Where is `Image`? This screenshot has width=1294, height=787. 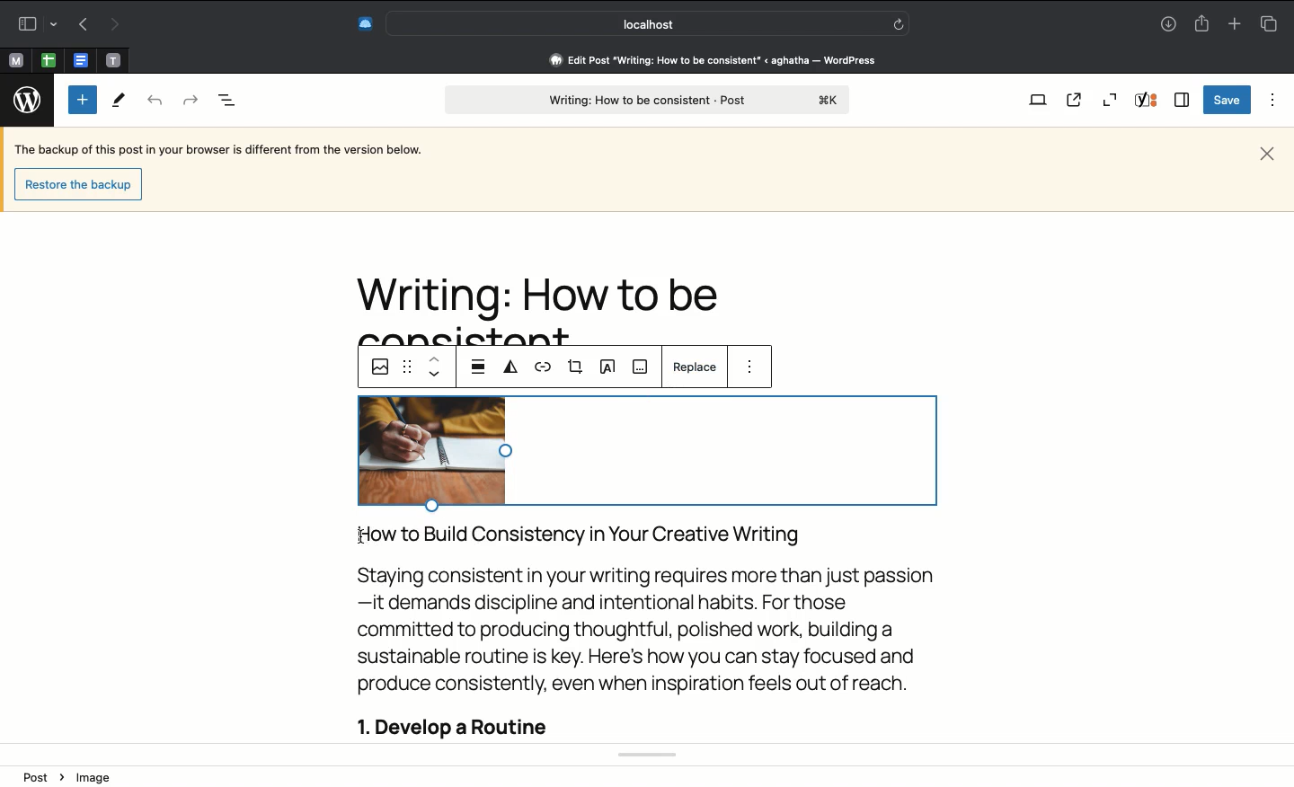 Image is located at coordinates (97, 775).